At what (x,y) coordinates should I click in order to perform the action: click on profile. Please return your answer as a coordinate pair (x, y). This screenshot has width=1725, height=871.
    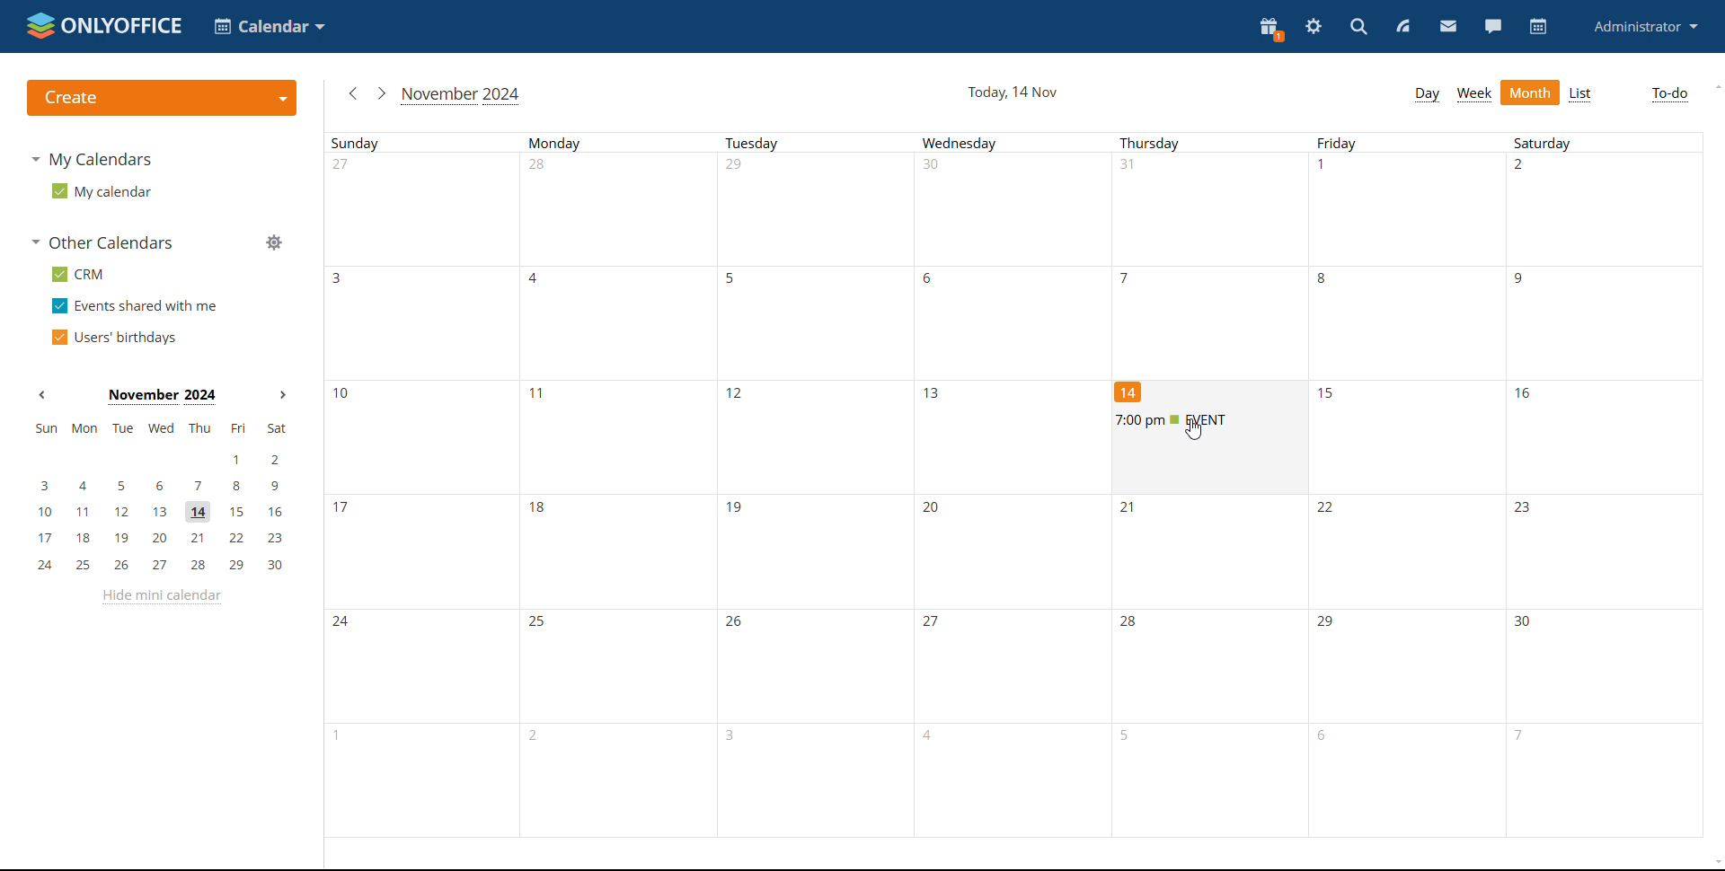
    Looking at the image, I should click on (1646, 26).